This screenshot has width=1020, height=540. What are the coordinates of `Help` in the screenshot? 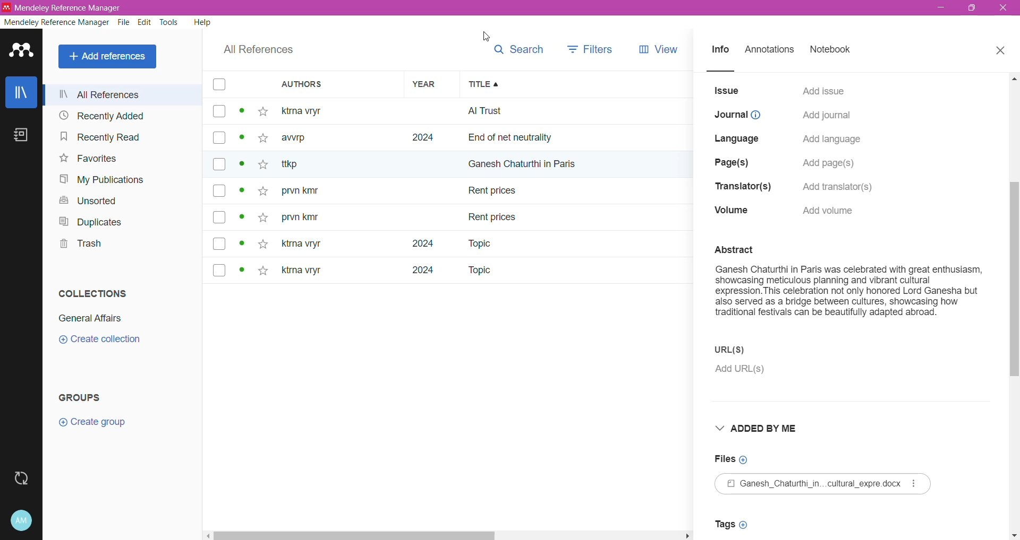 It's located at (201, 23).